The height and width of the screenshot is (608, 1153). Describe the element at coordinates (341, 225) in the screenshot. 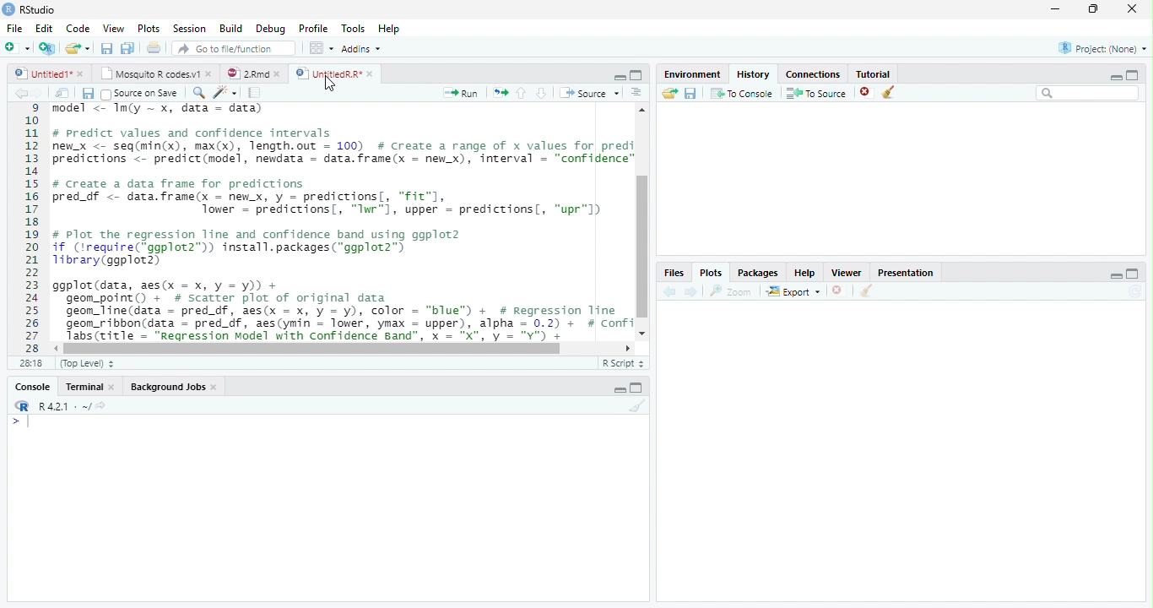

I see `#predict values and confidence intervalsew_x <- seq(min(x), max(x), length.out = 100) # Create a range of x values for prediredictions <- predict(model, newdata = data.frame(x = new_x), interval = “confidence”/ Create a data frame for predictionsred_df <- data.frame(x - newx, y = predictions[, "fit"],Tower = predictions, “Iwr"1, upper = predictions, “upr"l)Plot the regression line and confidence band using ggplot2f (irequire(*ggplot2”)) install.packages(“ggplot2”)ibrary(ggplot2)gplot (data, aes(x = x, y = y)) +geom_point() + # scatter plot of original datageon_line(data = pred_df, aes(x = x, y = y), color = “blue”) + # Regression Tinegeom_ribbon(data = pred_df, aes(ymin = lower, ymax = upper), alpha = 0.2) + # ConfiTabs(title = “Regression Model with Confidence Band", x = "X", y = "Y") +SESS(LITIE = WN -` at that location.